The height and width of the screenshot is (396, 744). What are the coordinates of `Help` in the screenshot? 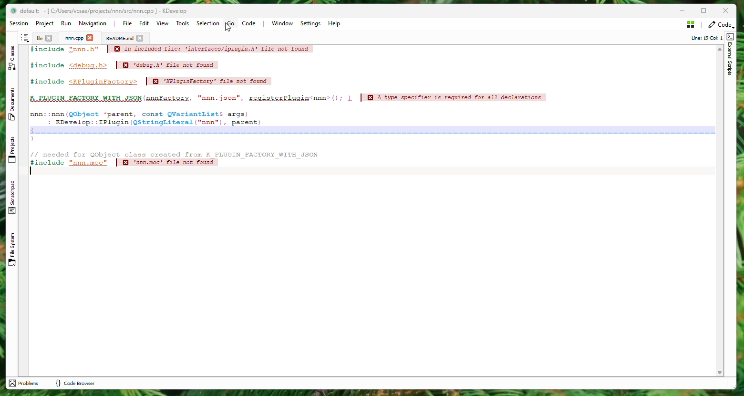 It's located at (335, 24).